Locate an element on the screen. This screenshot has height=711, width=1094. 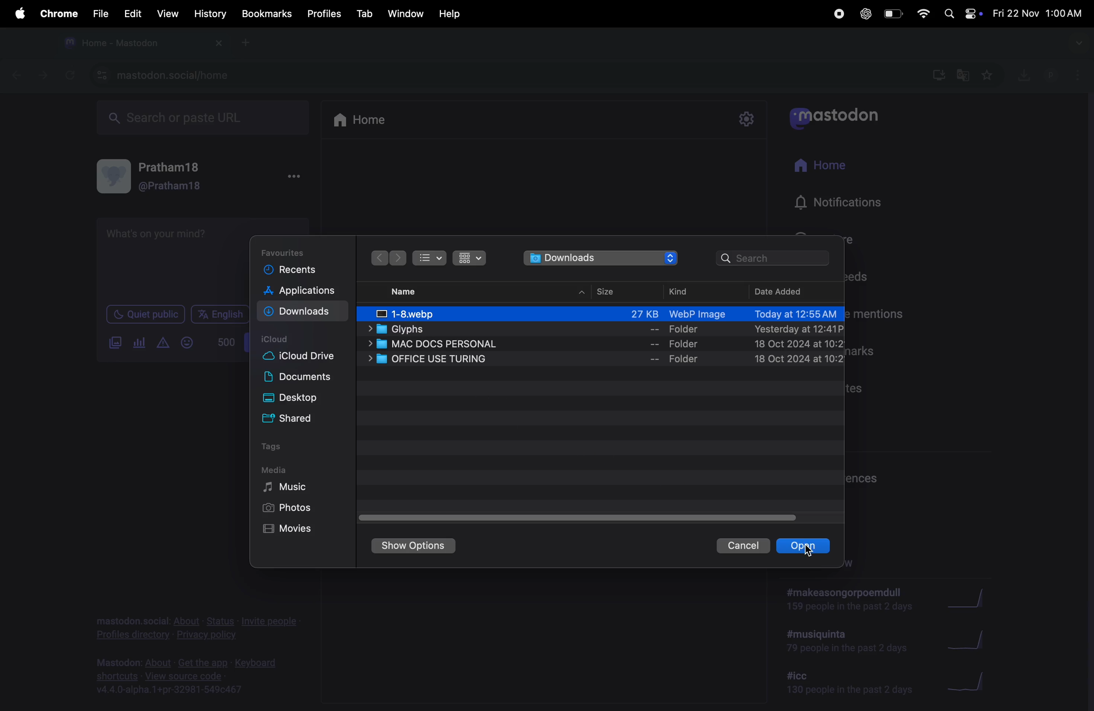
hide is located at coordinates (580, 294).